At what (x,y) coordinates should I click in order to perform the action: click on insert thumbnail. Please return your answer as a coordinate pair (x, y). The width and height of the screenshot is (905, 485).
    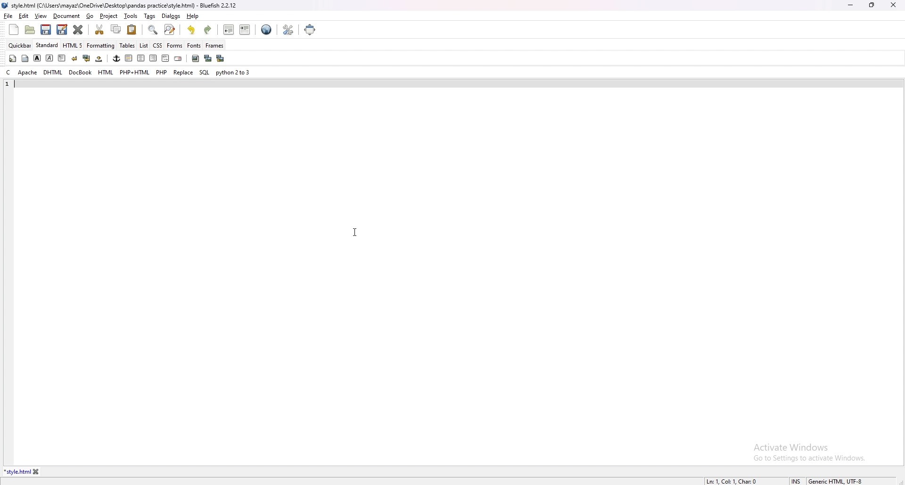
    Looking at the image, I should click on (207, 58).